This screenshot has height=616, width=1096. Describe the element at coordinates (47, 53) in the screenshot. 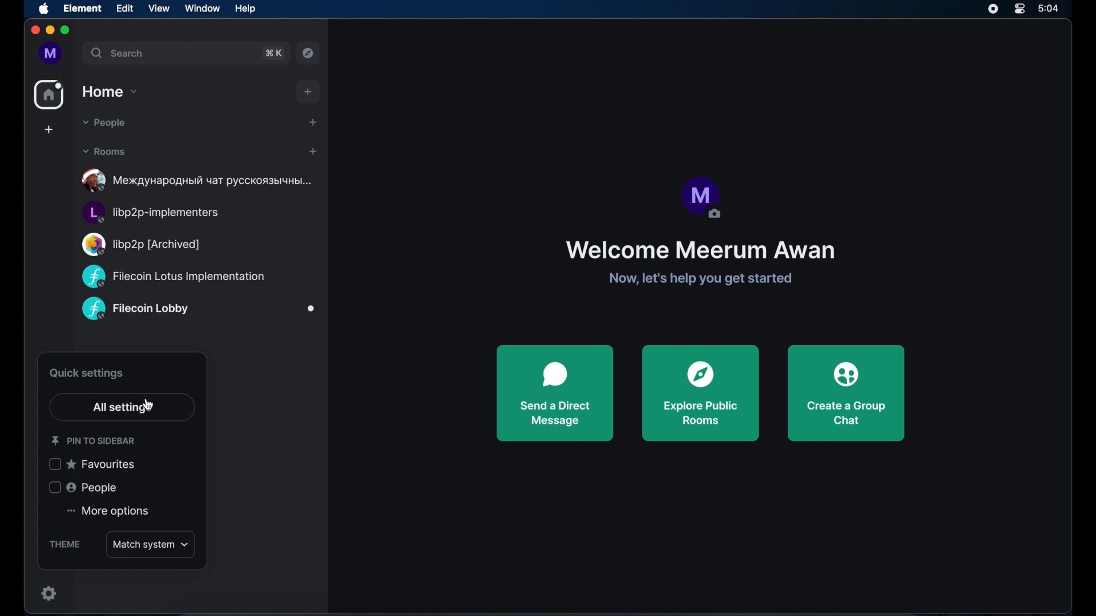

I see `profile` at that location.